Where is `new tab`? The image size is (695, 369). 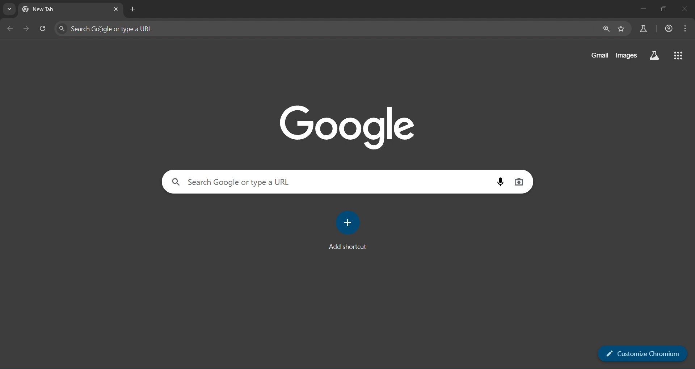 new tab is located at coordinates (134, 9).